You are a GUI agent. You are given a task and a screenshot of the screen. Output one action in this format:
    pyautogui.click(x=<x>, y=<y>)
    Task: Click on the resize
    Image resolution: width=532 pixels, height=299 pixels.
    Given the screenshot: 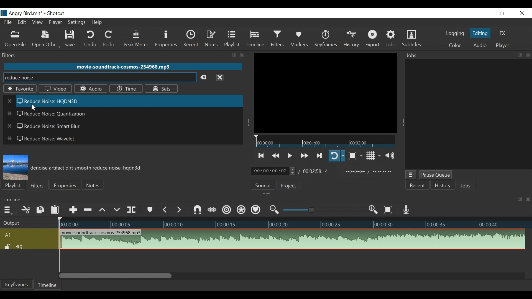 What is the action you would take?
    pyautogui.click(x=519, y=199)
    